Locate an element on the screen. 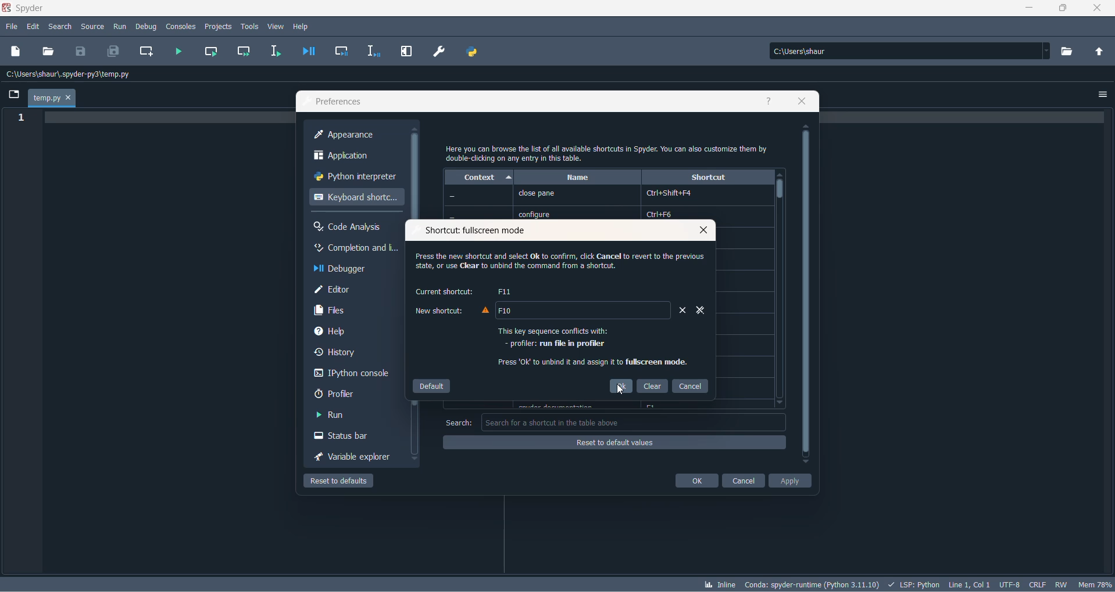 The width and height of the screenshot is (1115, 592). parent directory is located at coordinates (1102, 53).